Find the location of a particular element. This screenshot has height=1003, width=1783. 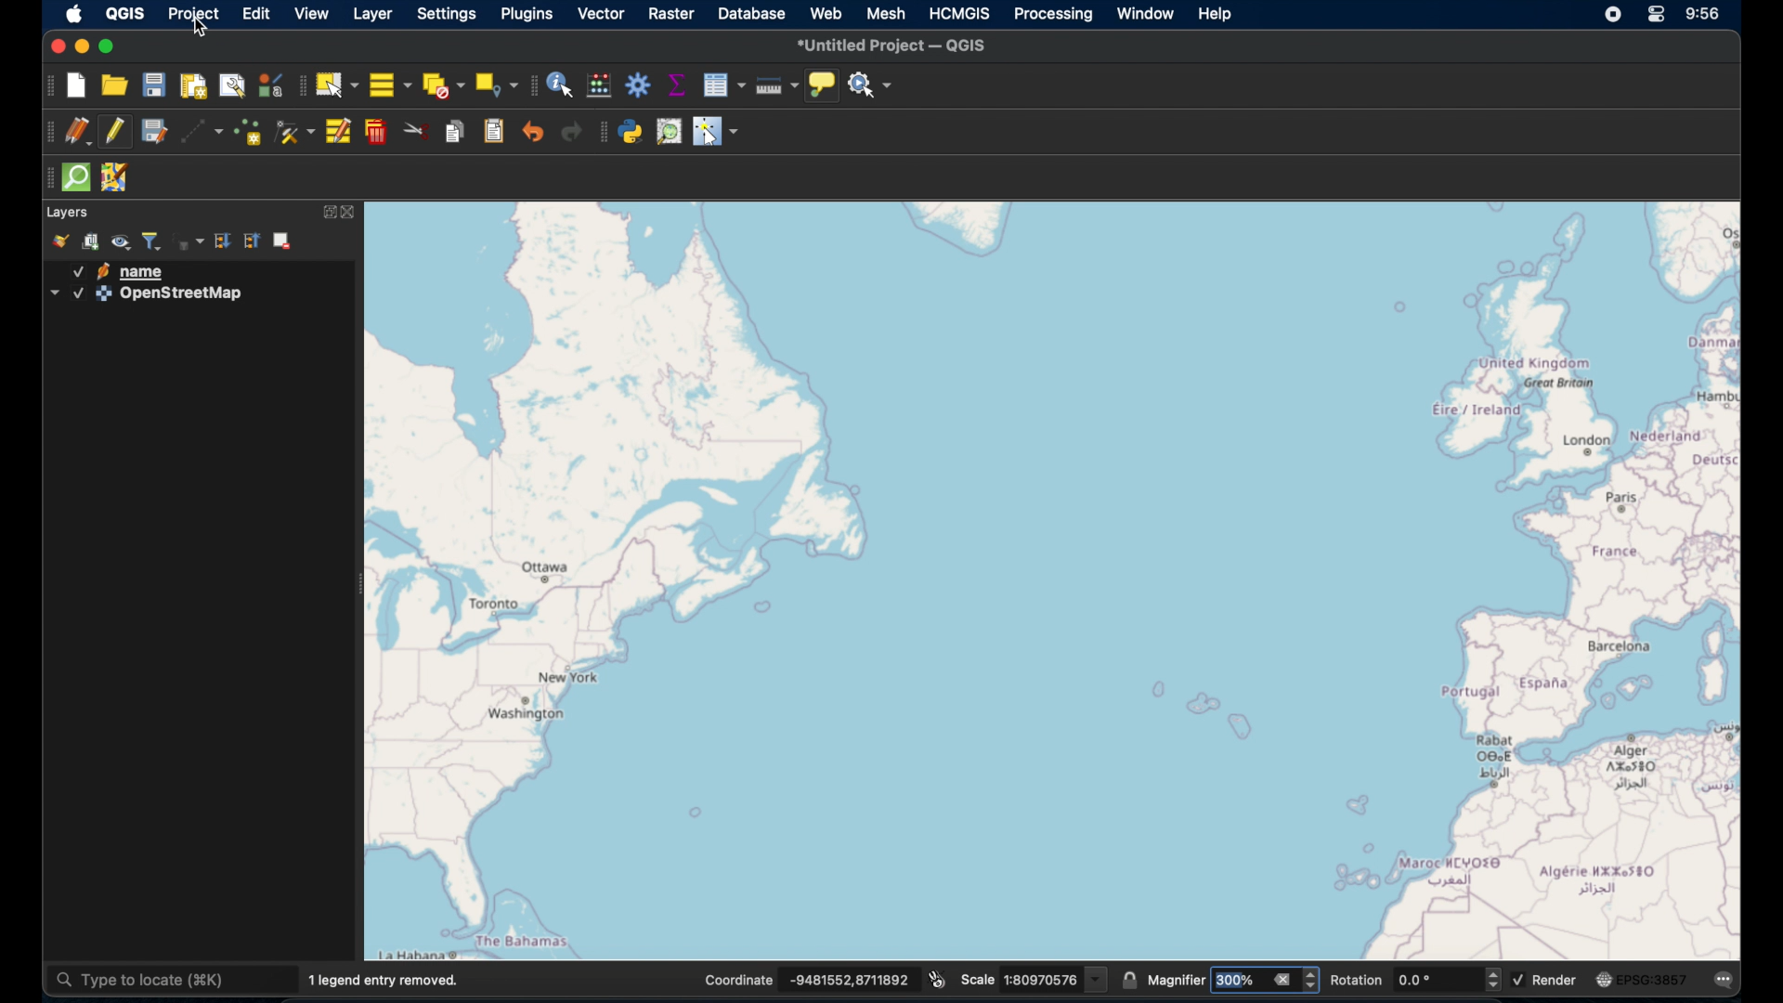

current edits is located at coordinates (78, 132).